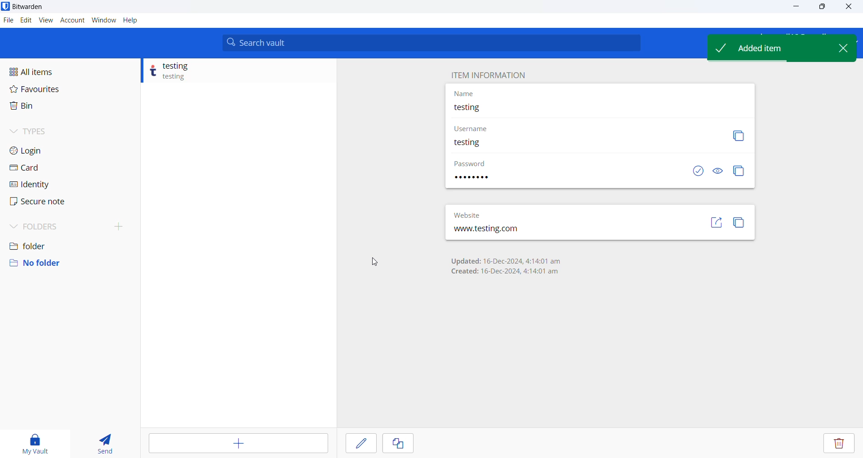  Describe the element at coordinates (8, 21) in the screenshot. I see `file` at that location.